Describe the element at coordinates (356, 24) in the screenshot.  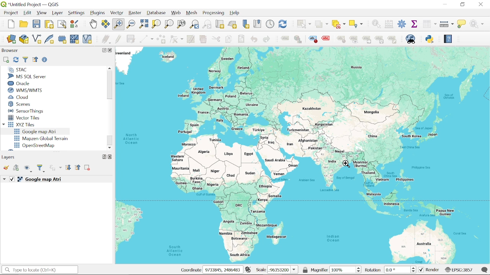
I see `Select layers by location` at that location.